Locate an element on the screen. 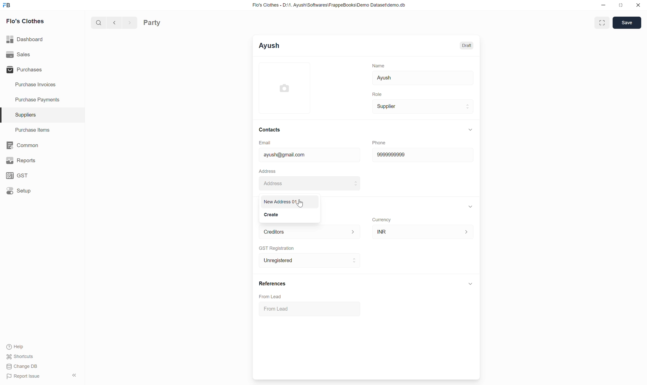  New Address 01  is located at coordinates (288, 201).